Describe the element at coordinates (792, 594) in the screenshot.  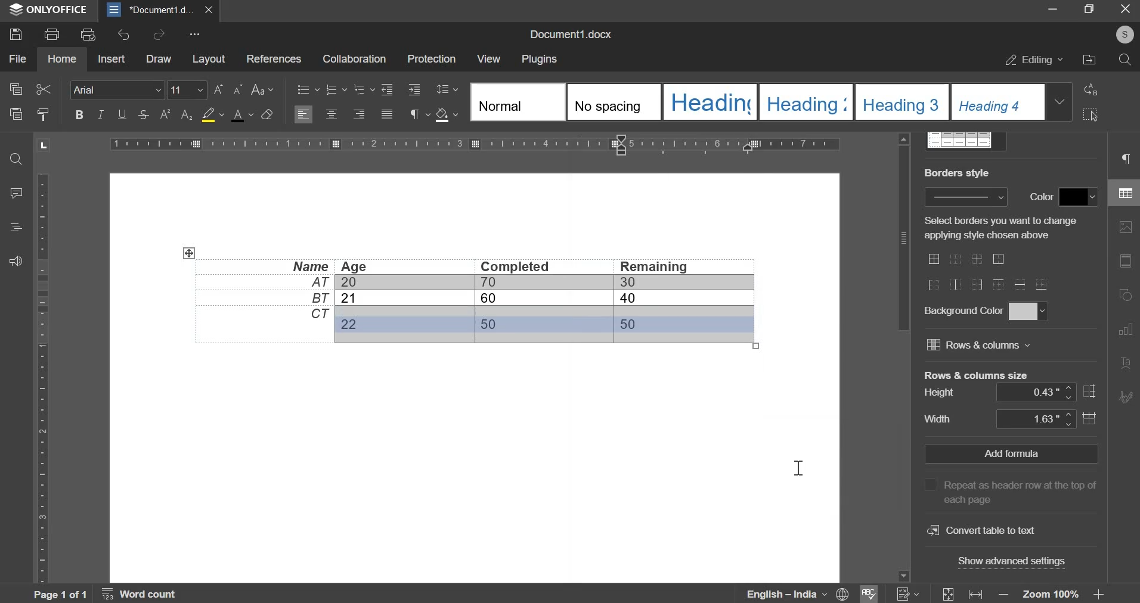
I see `language` at that location.